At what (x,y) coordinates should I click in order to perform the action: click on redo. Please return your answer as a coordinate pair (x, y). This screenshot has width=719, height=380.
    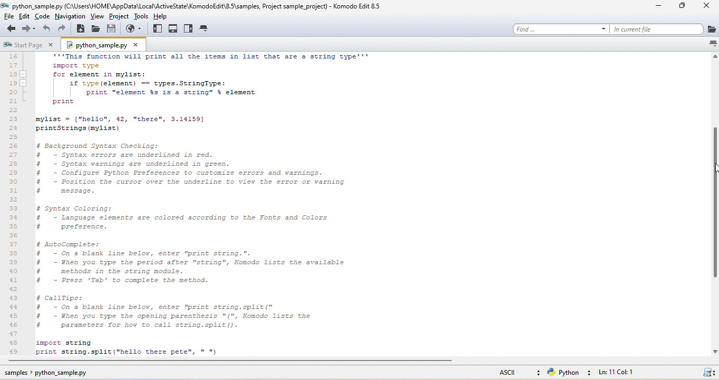
    Looking at the image, I should click on (63, 29).